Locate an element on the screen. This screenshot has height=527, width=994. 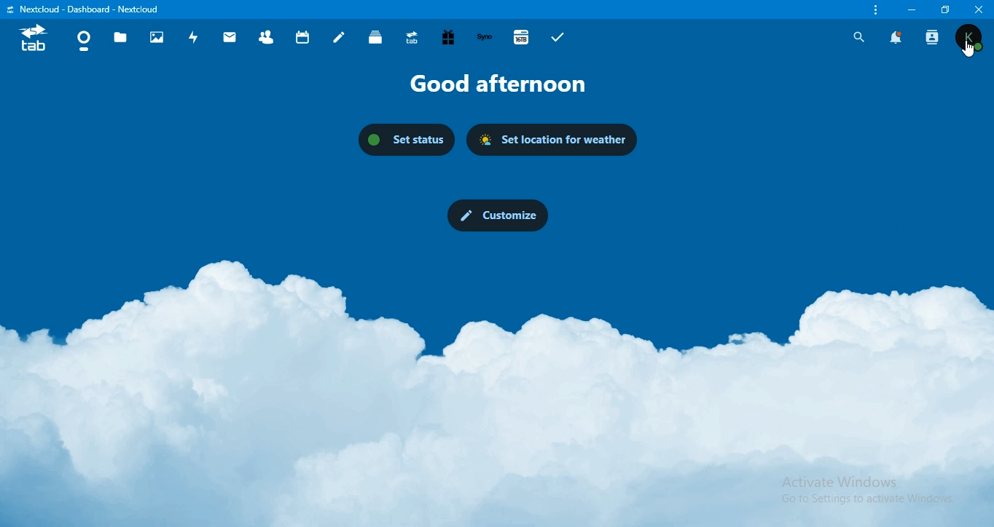
close is located at coordinates (979, 9).